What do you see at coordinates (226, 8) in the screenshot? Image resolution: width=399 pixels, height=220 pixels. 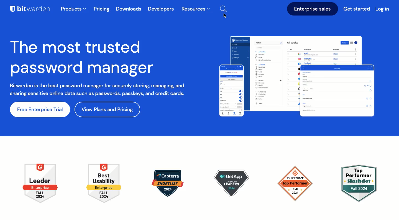 I see `Search` at bounding box center [226, 8].